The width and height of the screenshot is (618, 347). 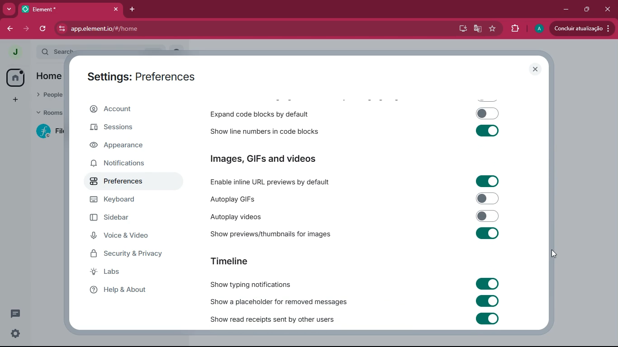 I want to click on sessions, so click(x=126, y=128).